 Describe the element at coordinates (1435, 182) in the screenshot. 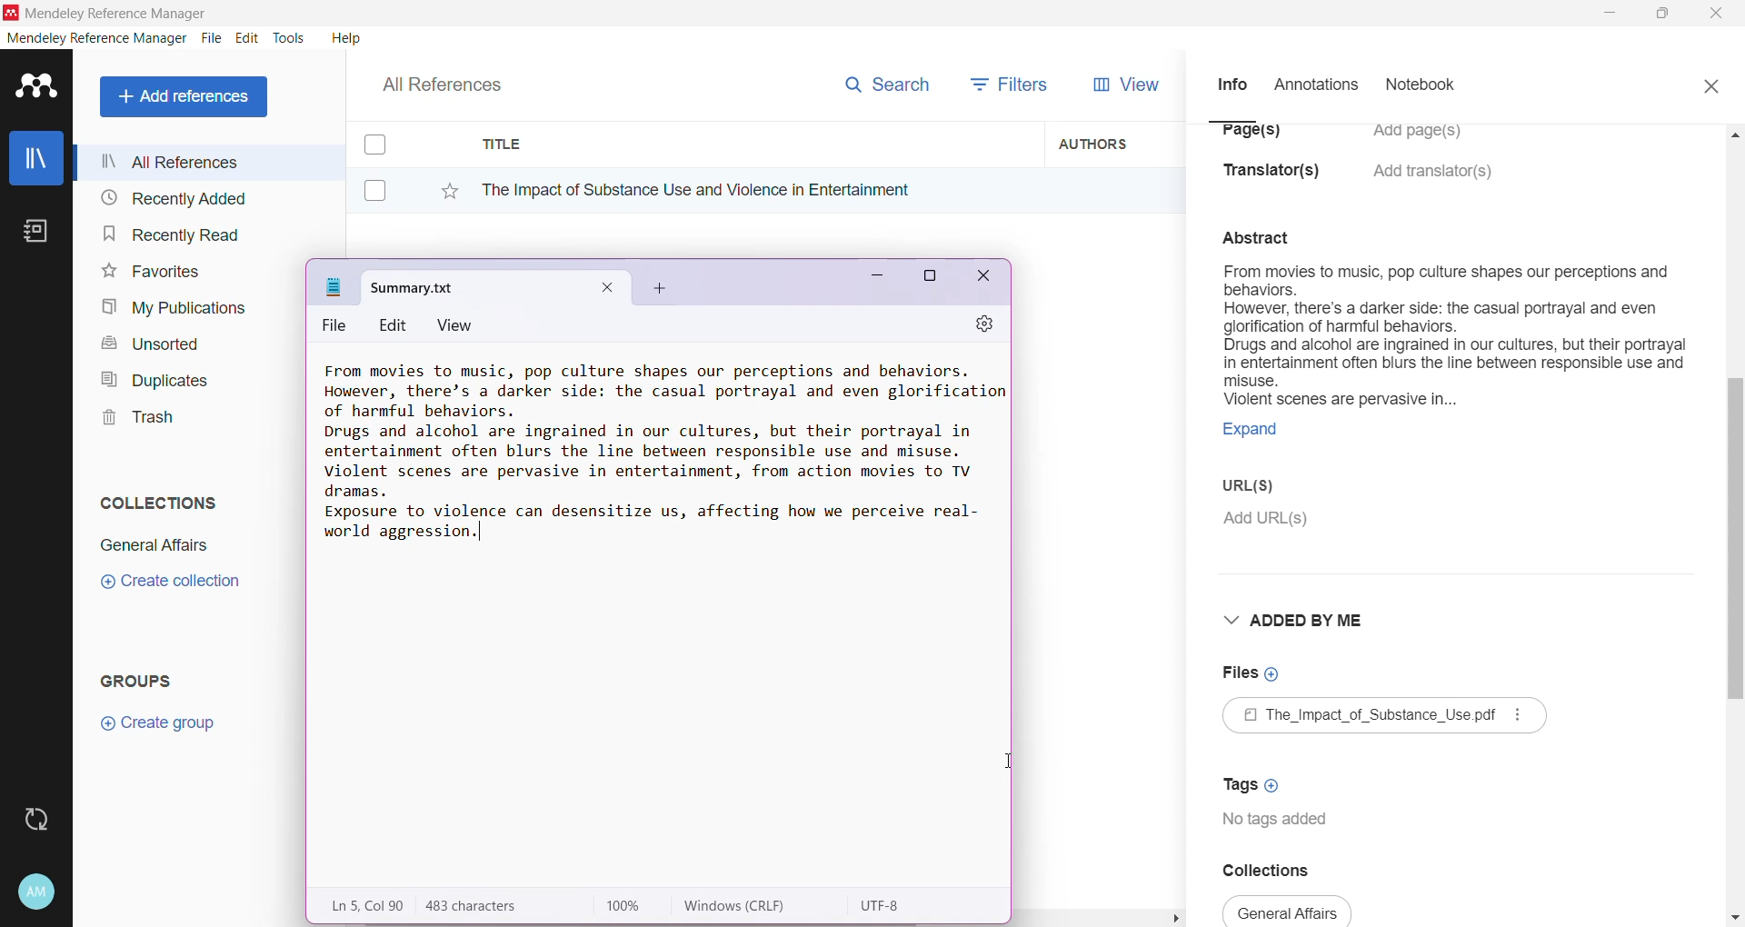

I see `Click to Add translators` at that location.